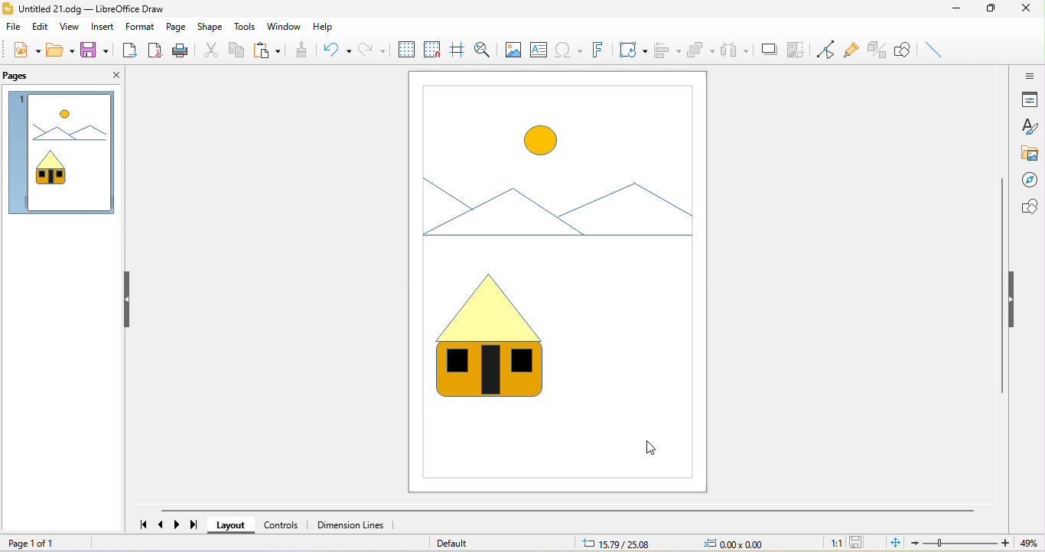 The image size is (1045, 552). Describe the element at coordinates (163, 524) in the screenshot. I see `previous` at that location.